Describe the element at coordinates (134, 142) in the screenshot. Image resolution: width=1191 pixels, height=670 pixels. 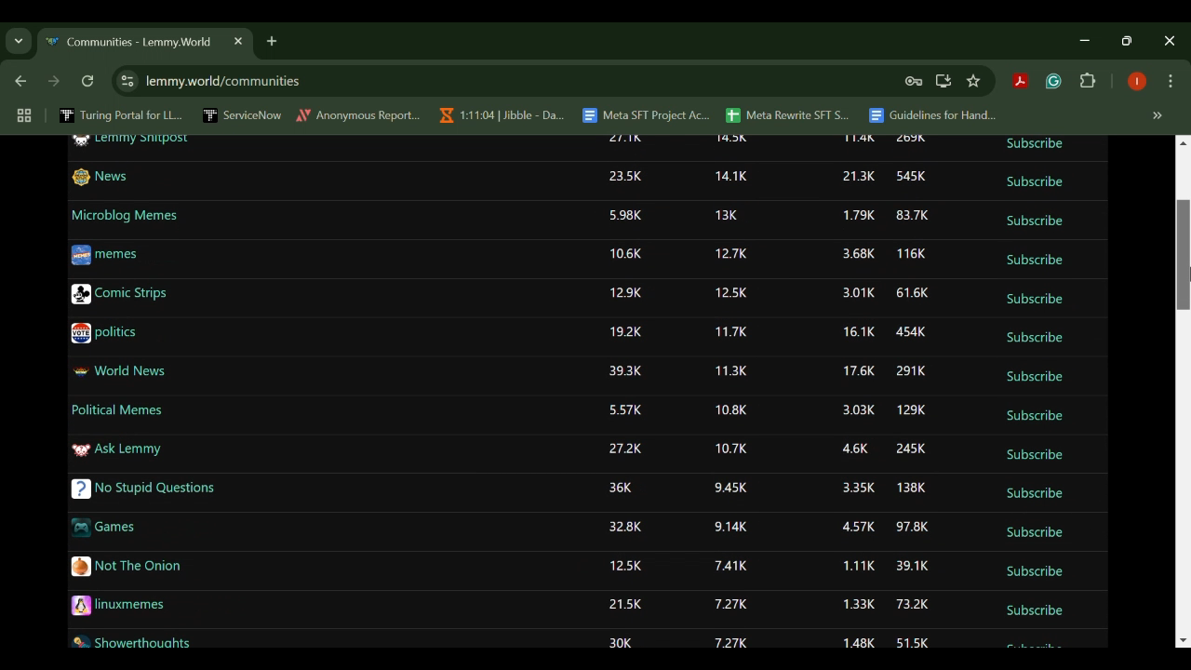
I see `Lemmy Shitpost` at that location.